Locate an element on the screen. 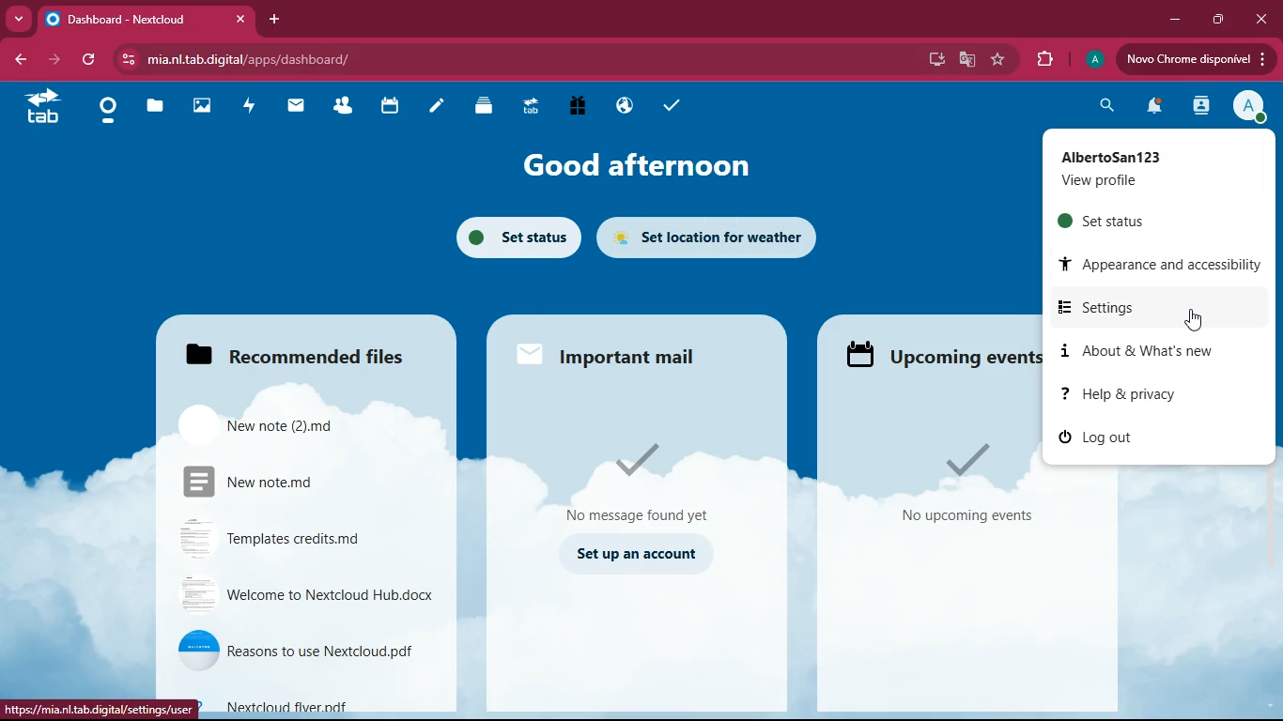 The width and height of the screenshot is (1283, 721). favorites is located at coordinates (1000, 61).